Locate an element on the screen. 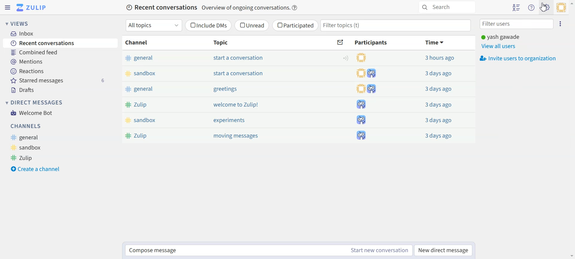 The width and height of the screenshot is (575, 259). Channel is located at coordinates (139, 43).